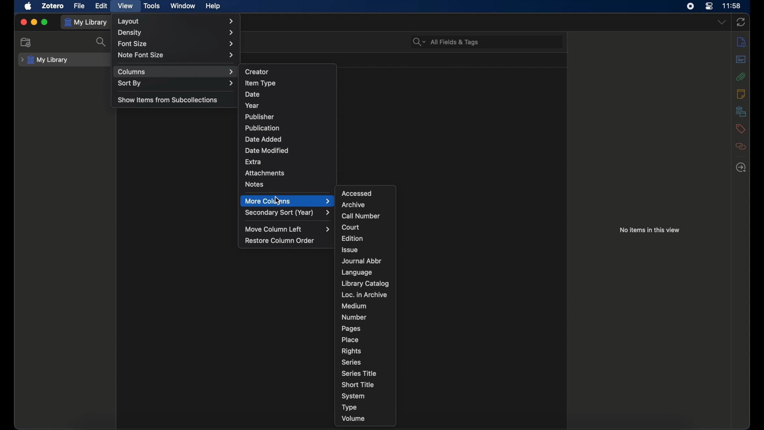 This screenshot has width=764, height=430. I want to click on sort by, so click(175, 83).